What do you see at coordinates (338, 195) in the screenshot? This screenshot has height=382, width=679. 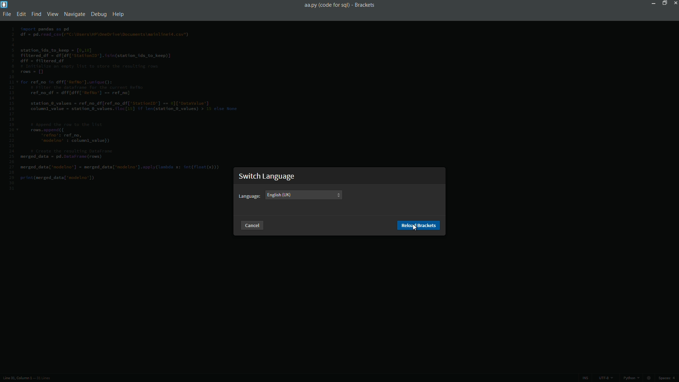 I see `` at bounding box center [338, 195].